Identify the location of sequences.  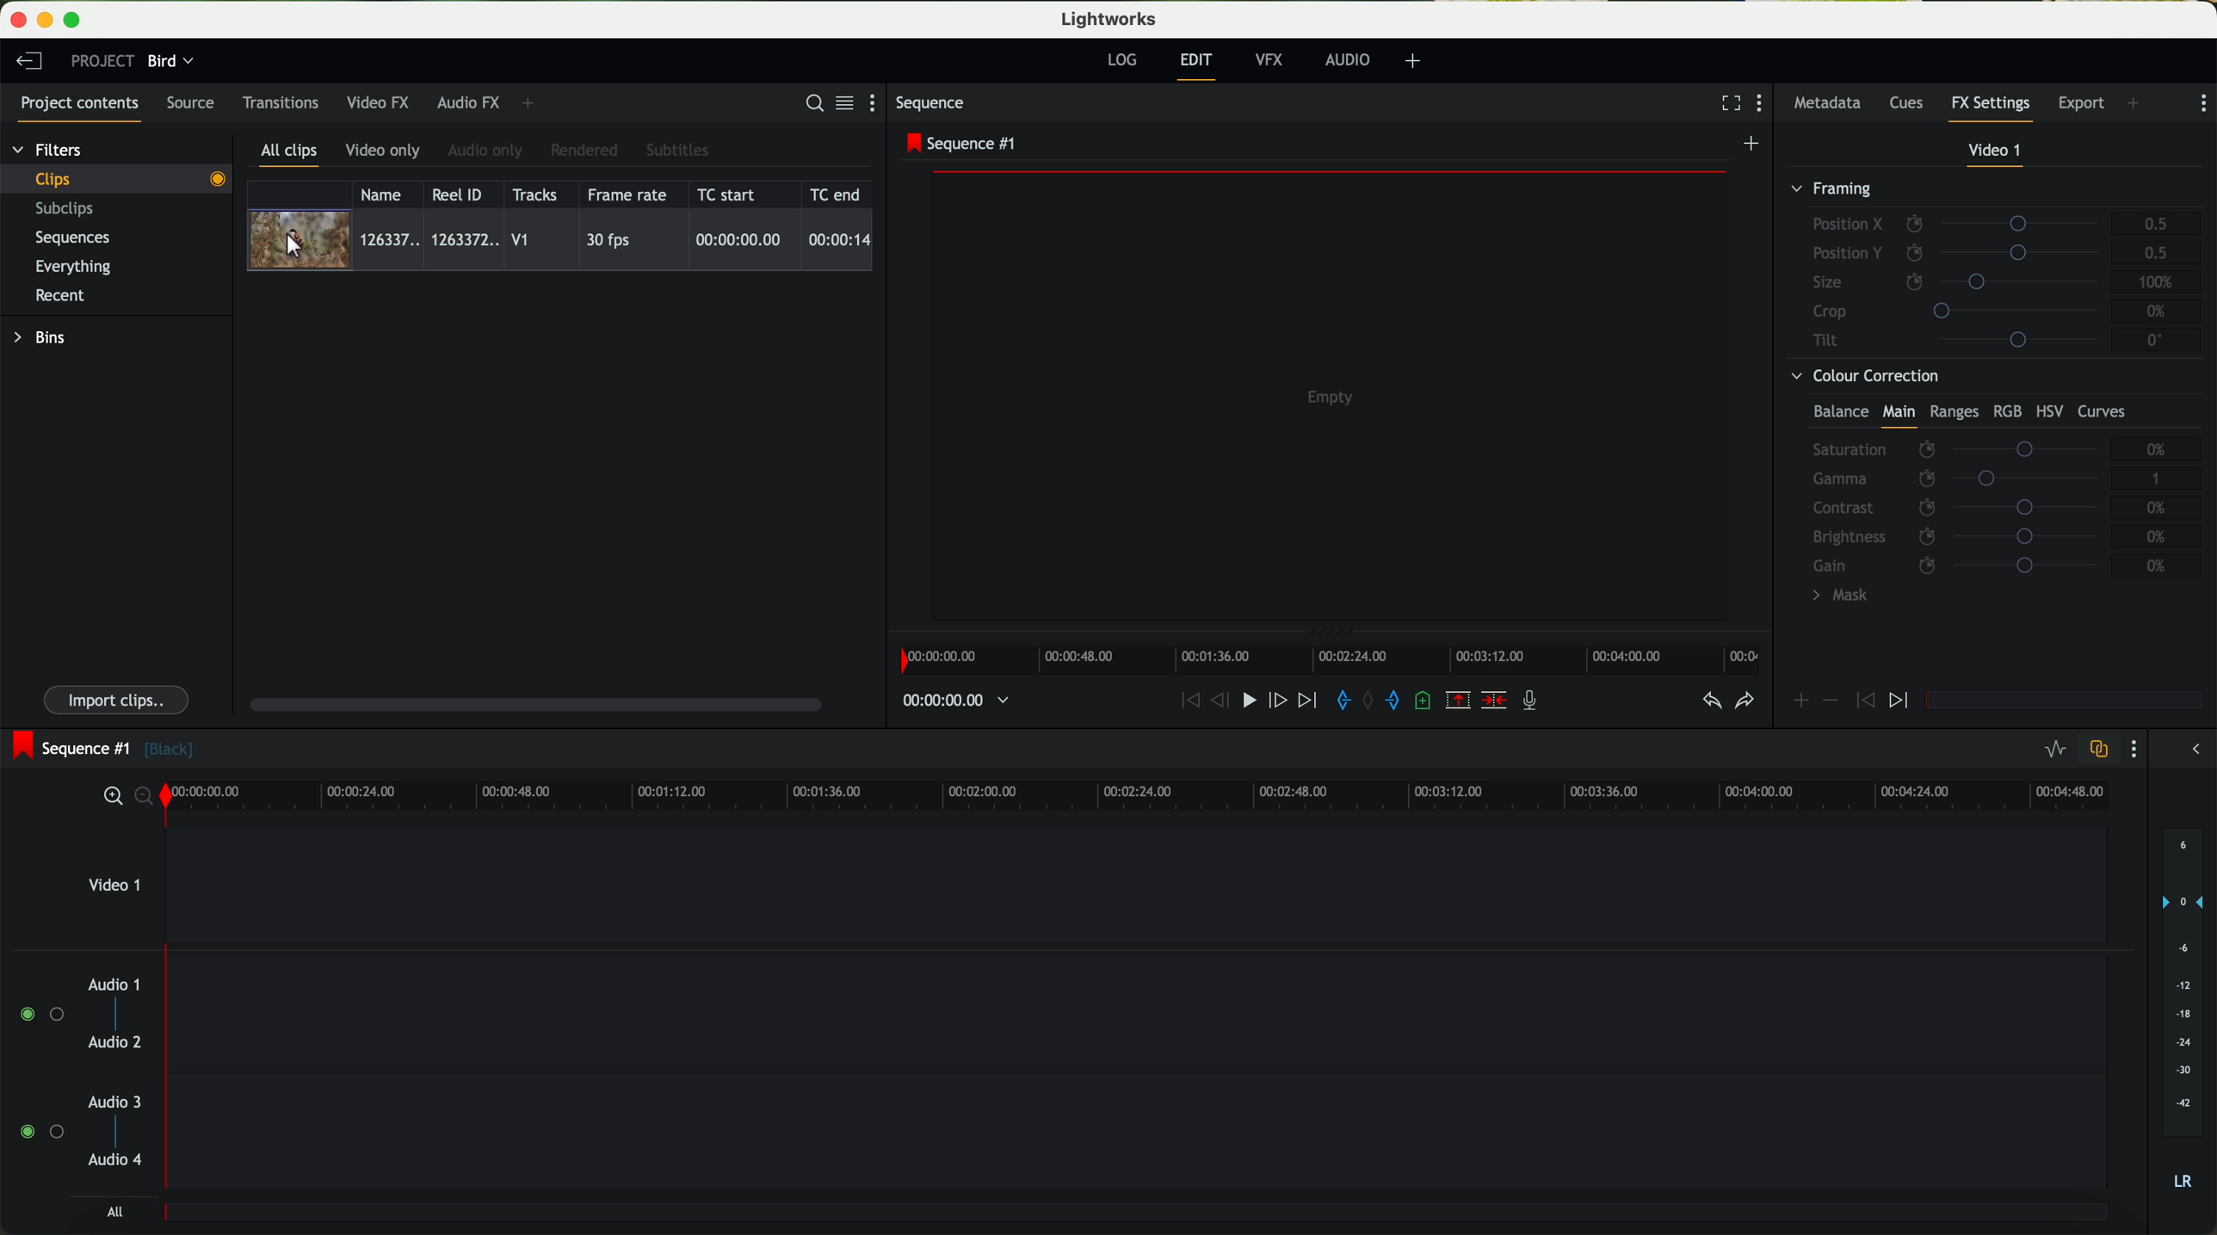
(72, 238).